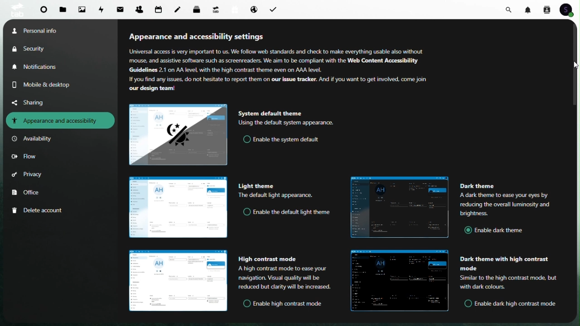 The height and width of the screenshot is (326, 580). What do you see at coordinates (509, 282) in the screenshot?
I see `Similar to the high contrast mode, but with dark colours` at bounding box center [509, 282].